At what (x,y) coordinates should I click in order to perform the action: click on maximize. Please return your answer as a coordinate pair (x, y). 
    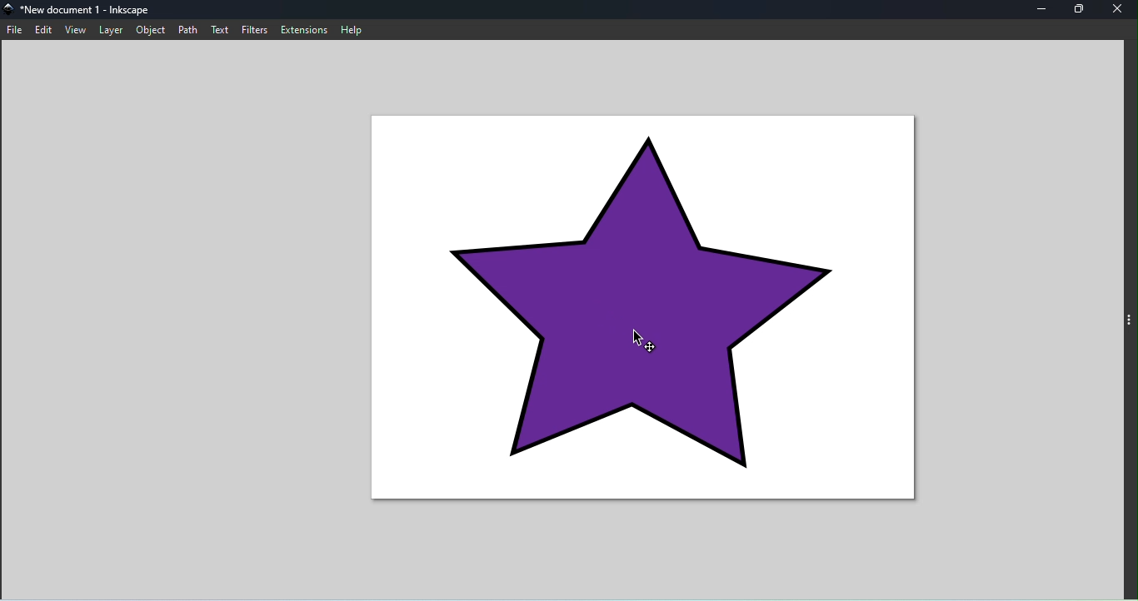
    Looking at the image, I should click on (1079, 10).